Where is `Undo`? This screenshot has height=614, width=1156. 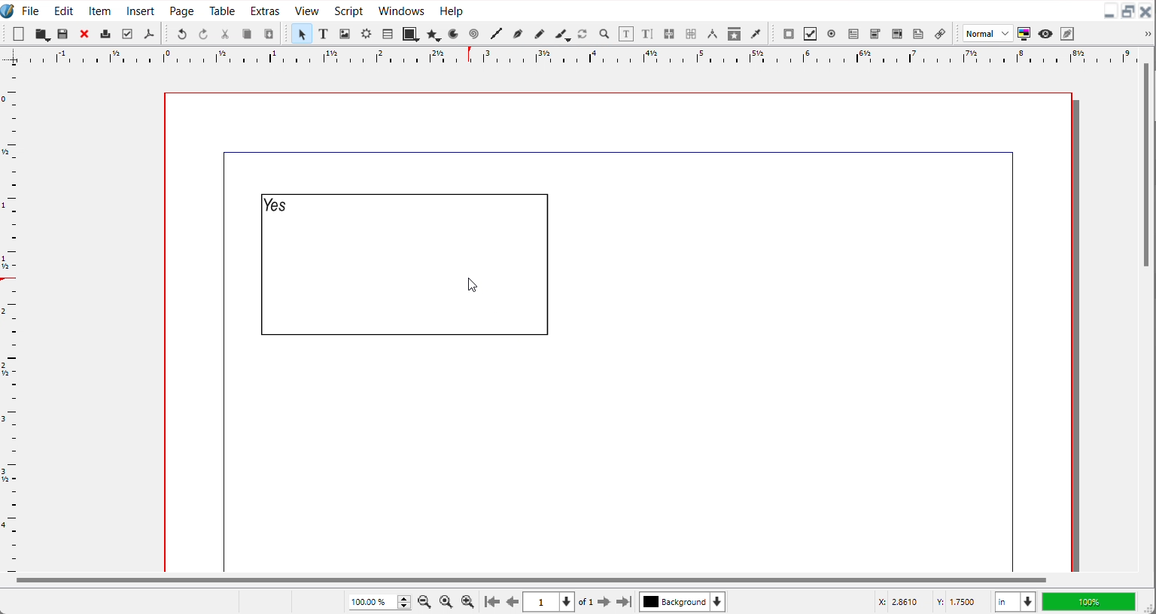
Undo is located at coordinates (181, 33).